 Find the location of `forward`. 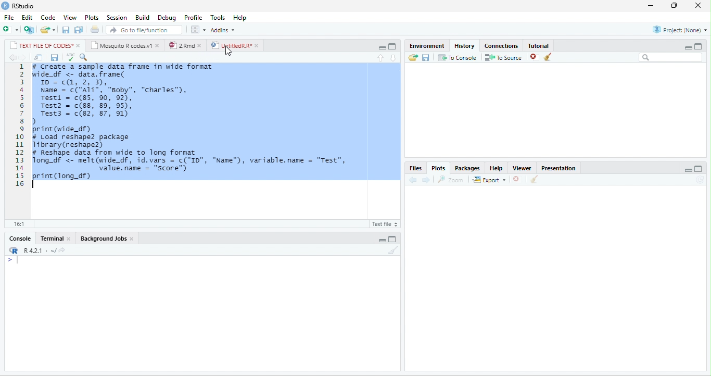

forward is located at coordinates (426, 180).